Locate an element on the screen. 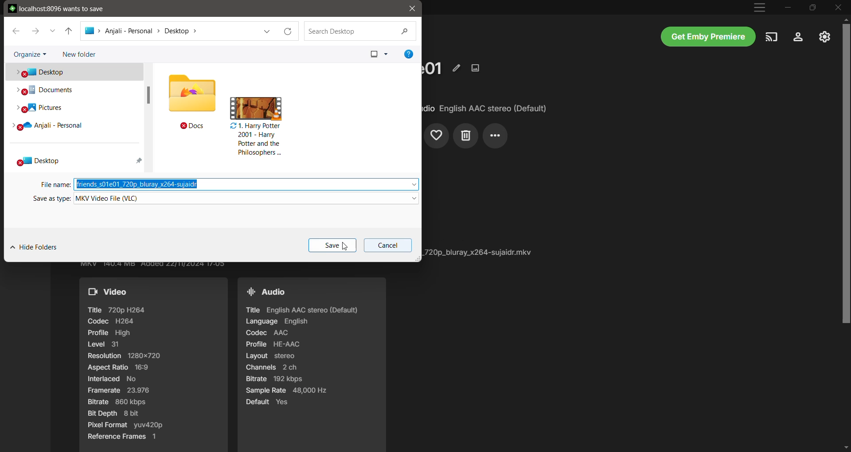  Audio details is located at coordinates (311, 364).